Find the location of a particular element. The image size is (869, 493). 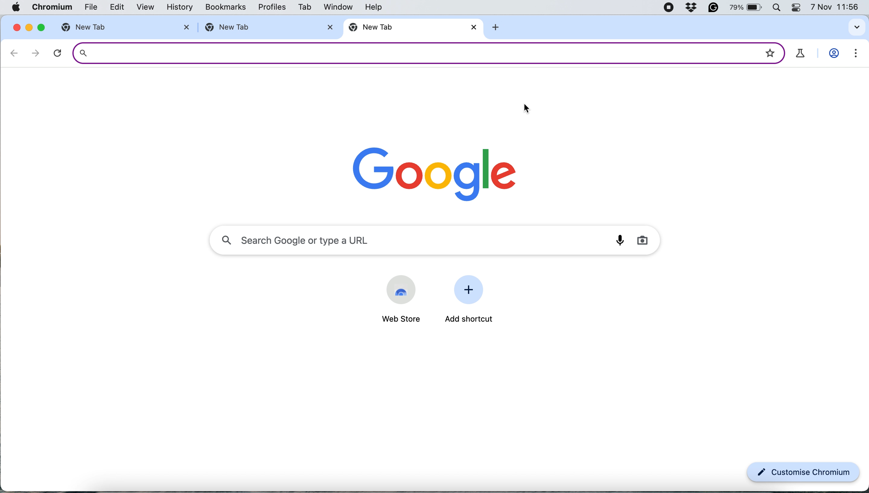

file is located at coordinates (87, 8).